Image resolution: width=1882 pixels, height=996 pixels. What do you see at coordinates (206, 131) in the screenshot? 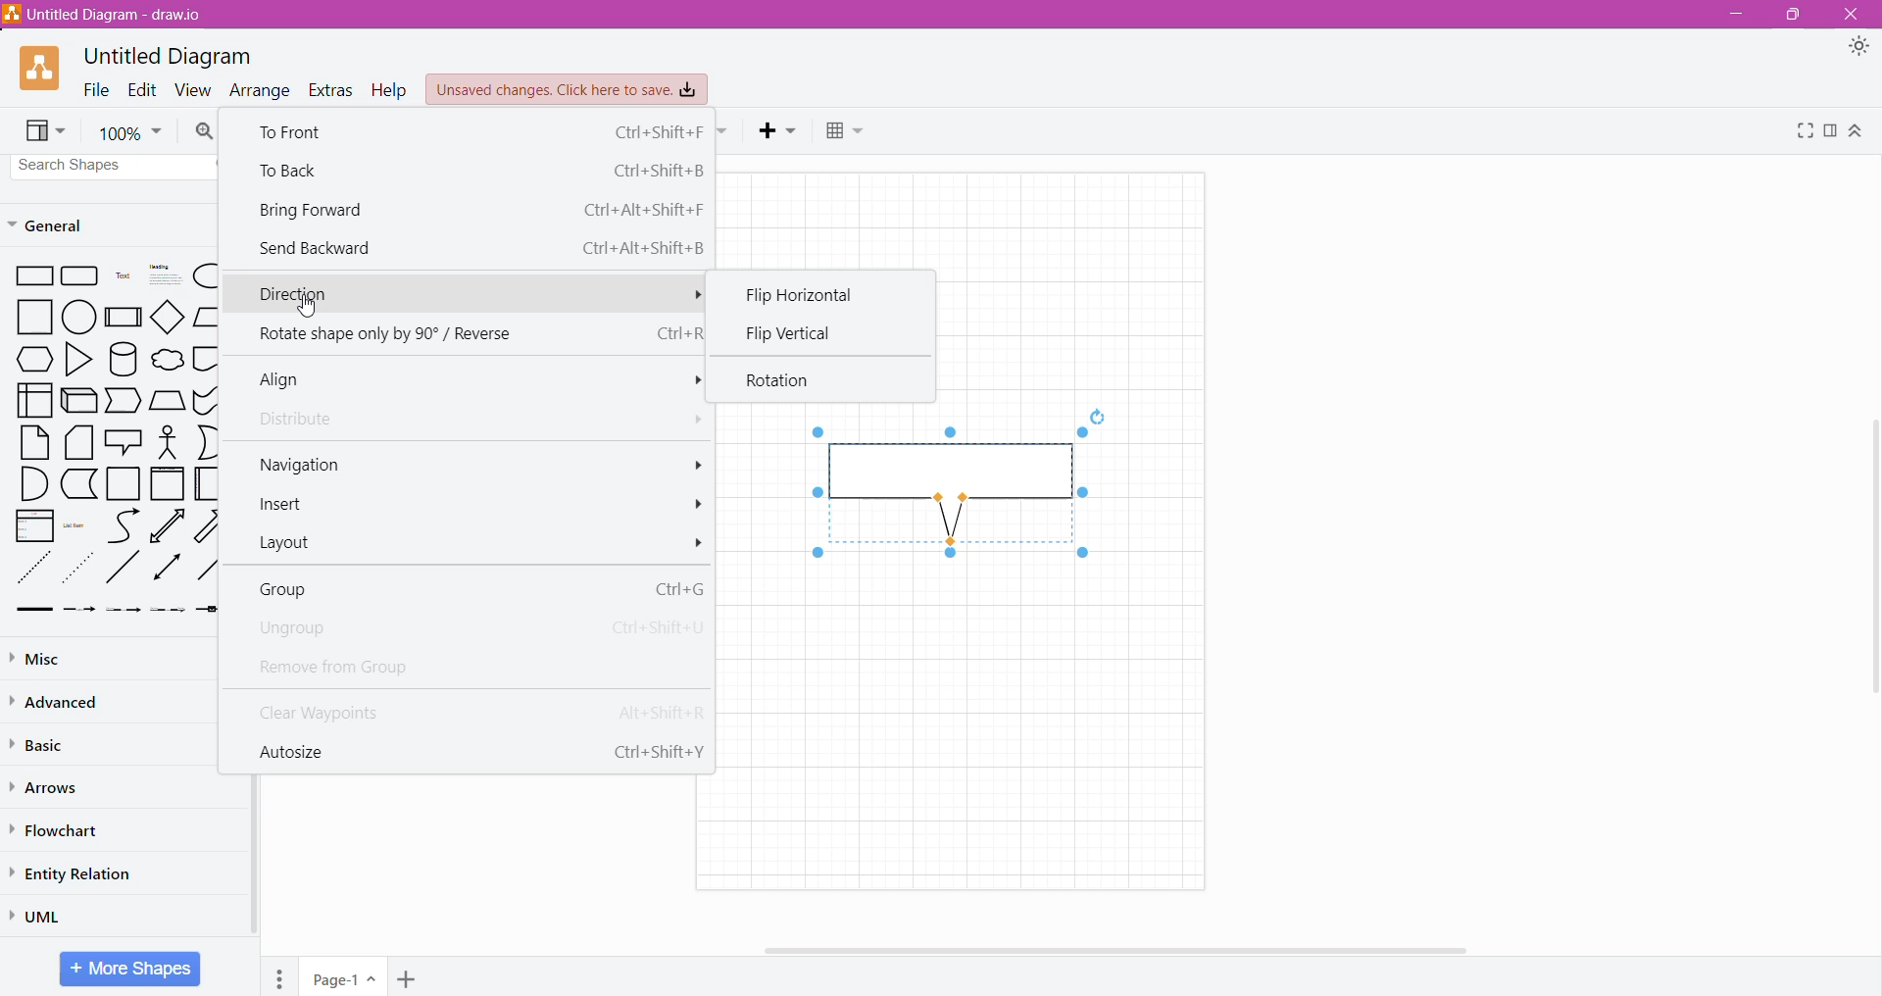
I see `zoom in` at bounding box center [206, 131].